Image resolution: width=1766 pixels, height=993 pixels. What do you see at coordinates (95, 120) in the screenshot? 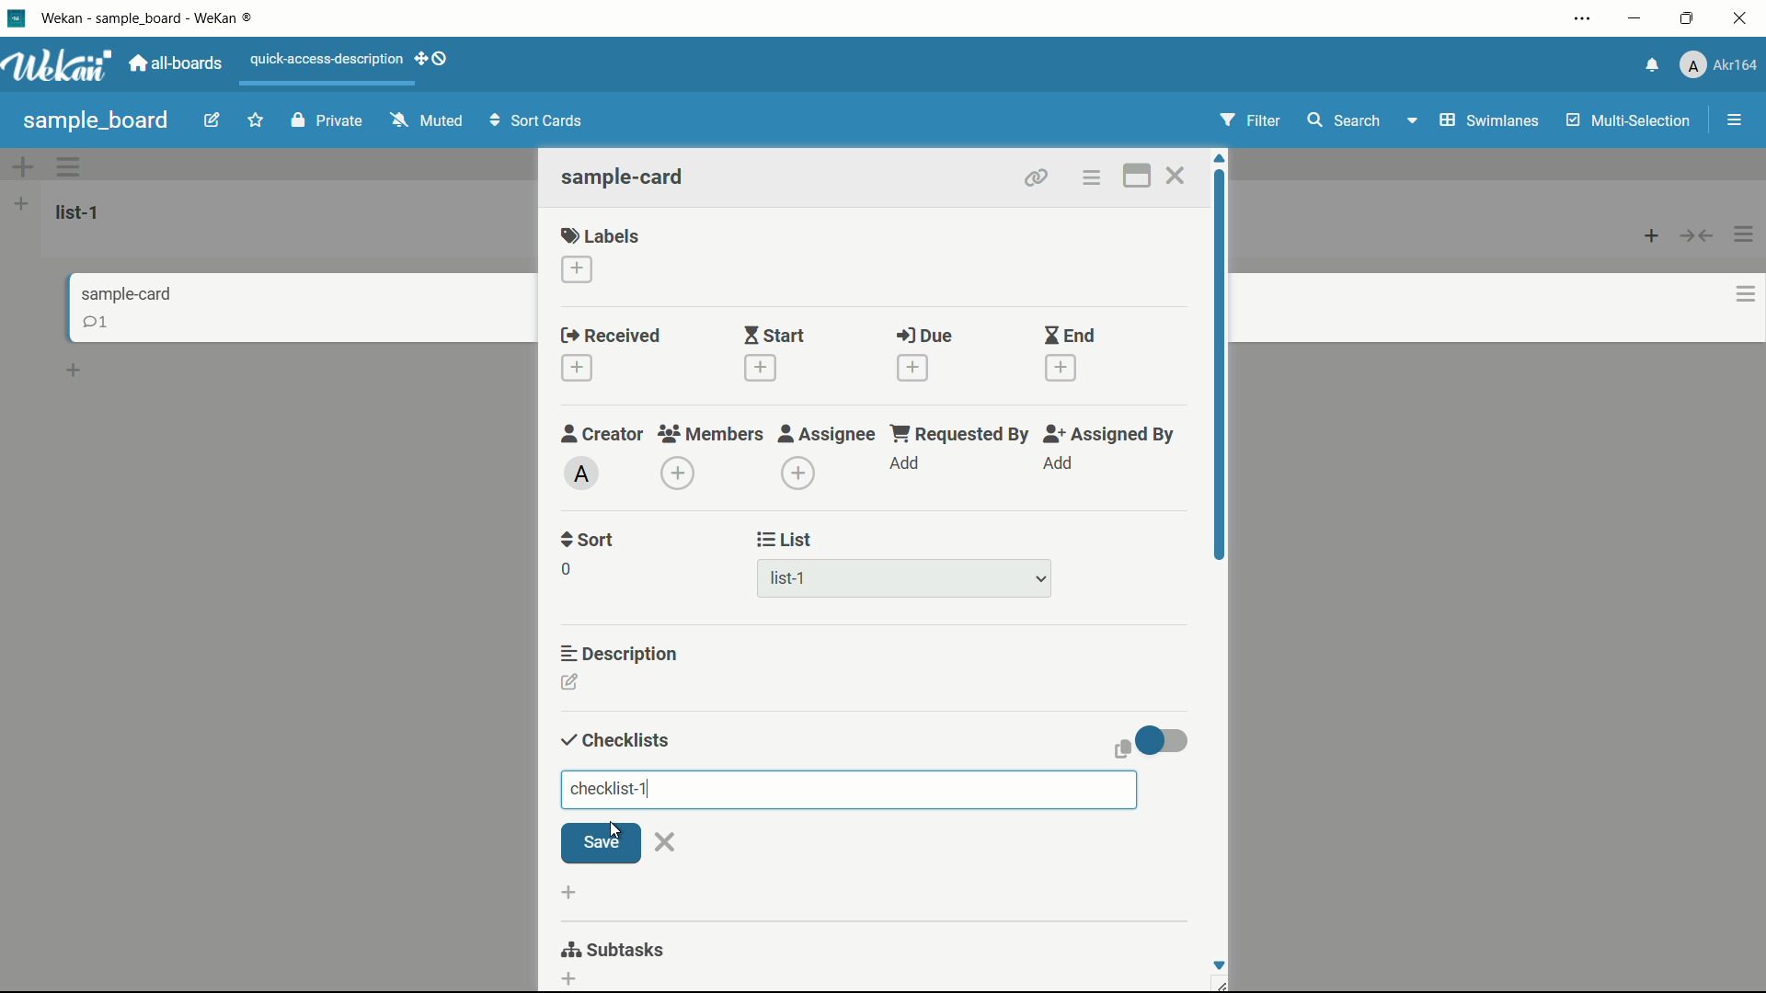
I see `sample board` at bounding box center [95, 120].